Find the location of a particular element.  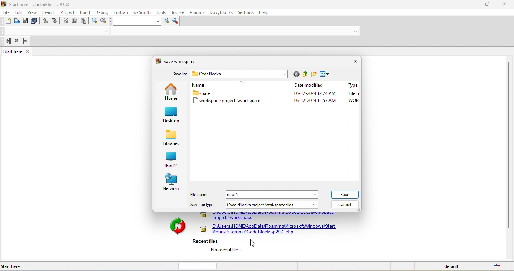

view menu is located at coordinates (326, 74).